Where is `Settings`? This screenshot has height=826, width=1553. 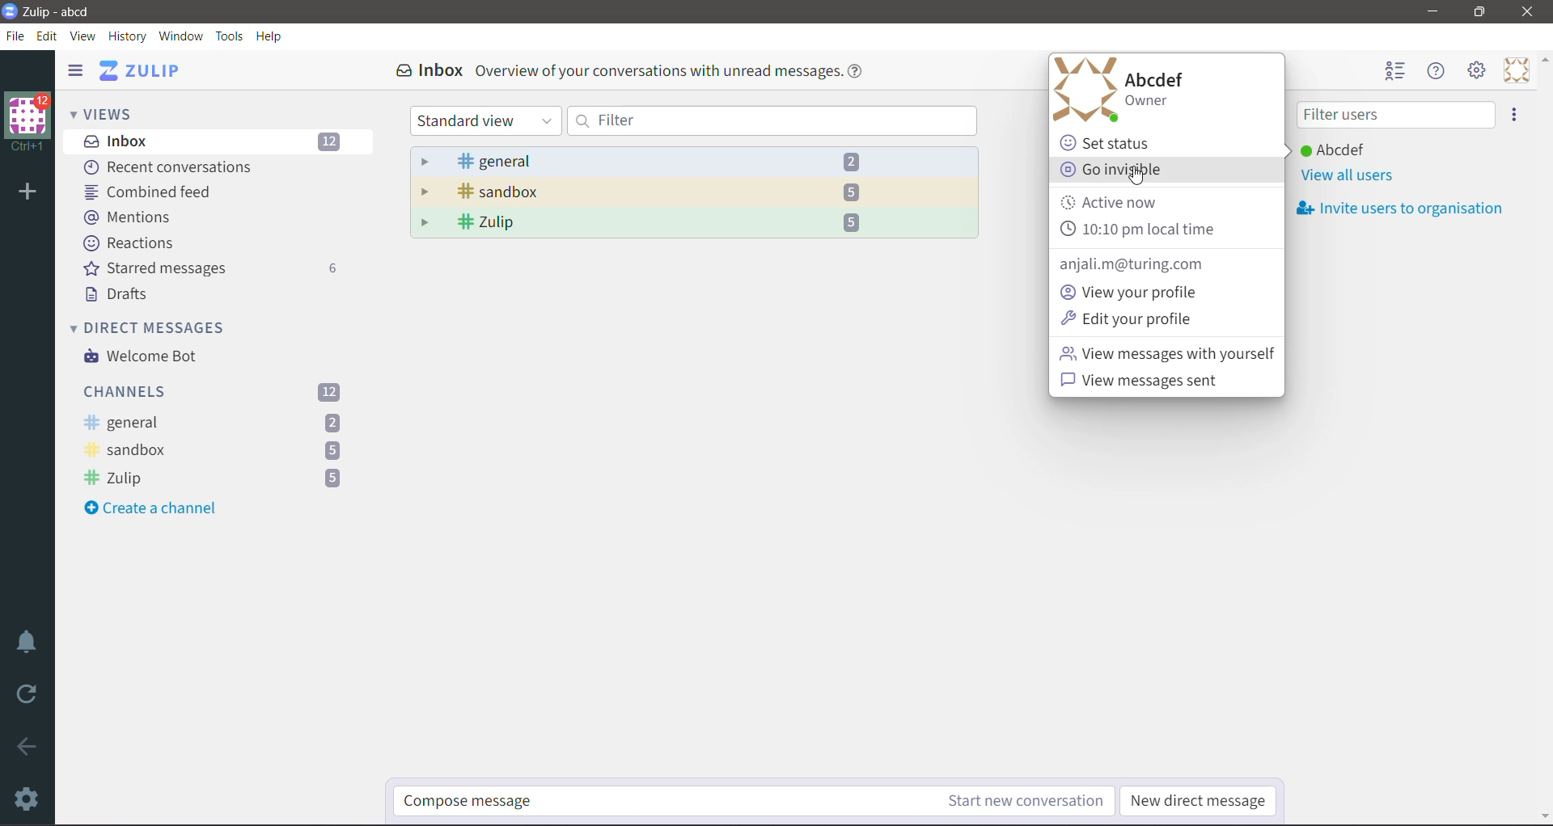 Settings is located at coordinates (28, 800).